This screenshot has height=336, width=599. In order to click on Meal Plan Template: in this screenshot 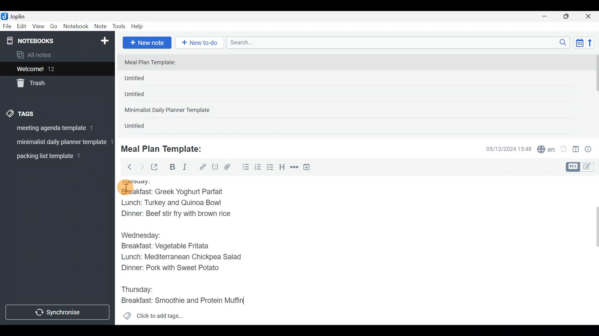, I will do `click(154, 63)`.